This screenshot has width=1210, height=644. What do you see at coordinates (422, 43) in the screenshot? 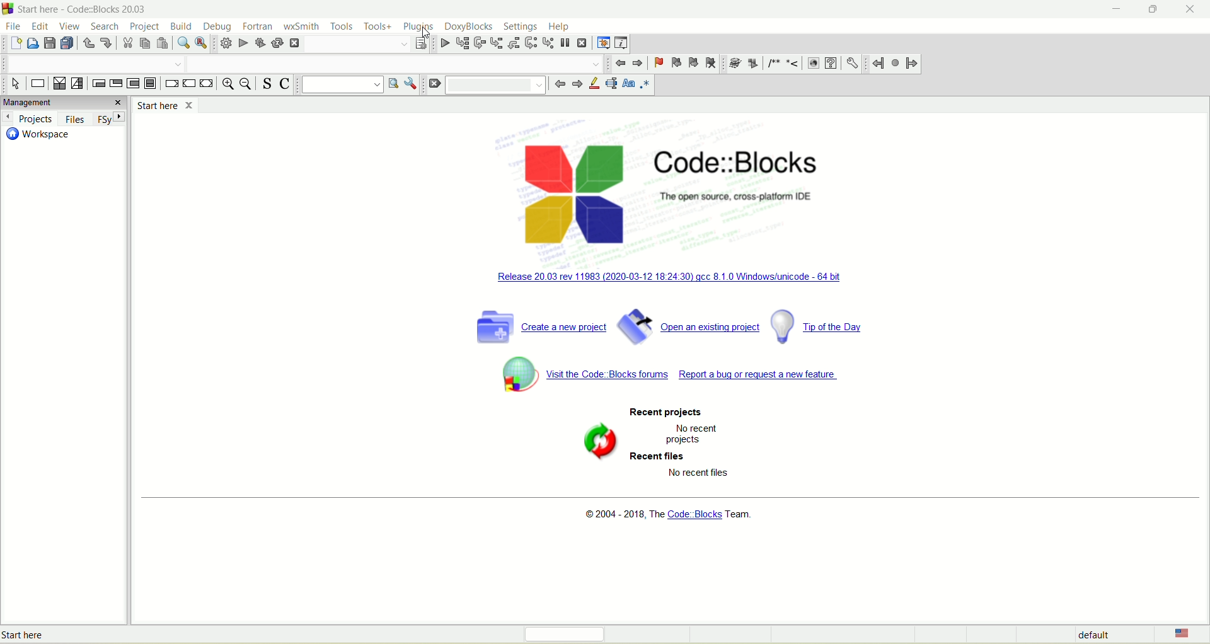
I see `select target dialog` at bounding box center [422, 43].